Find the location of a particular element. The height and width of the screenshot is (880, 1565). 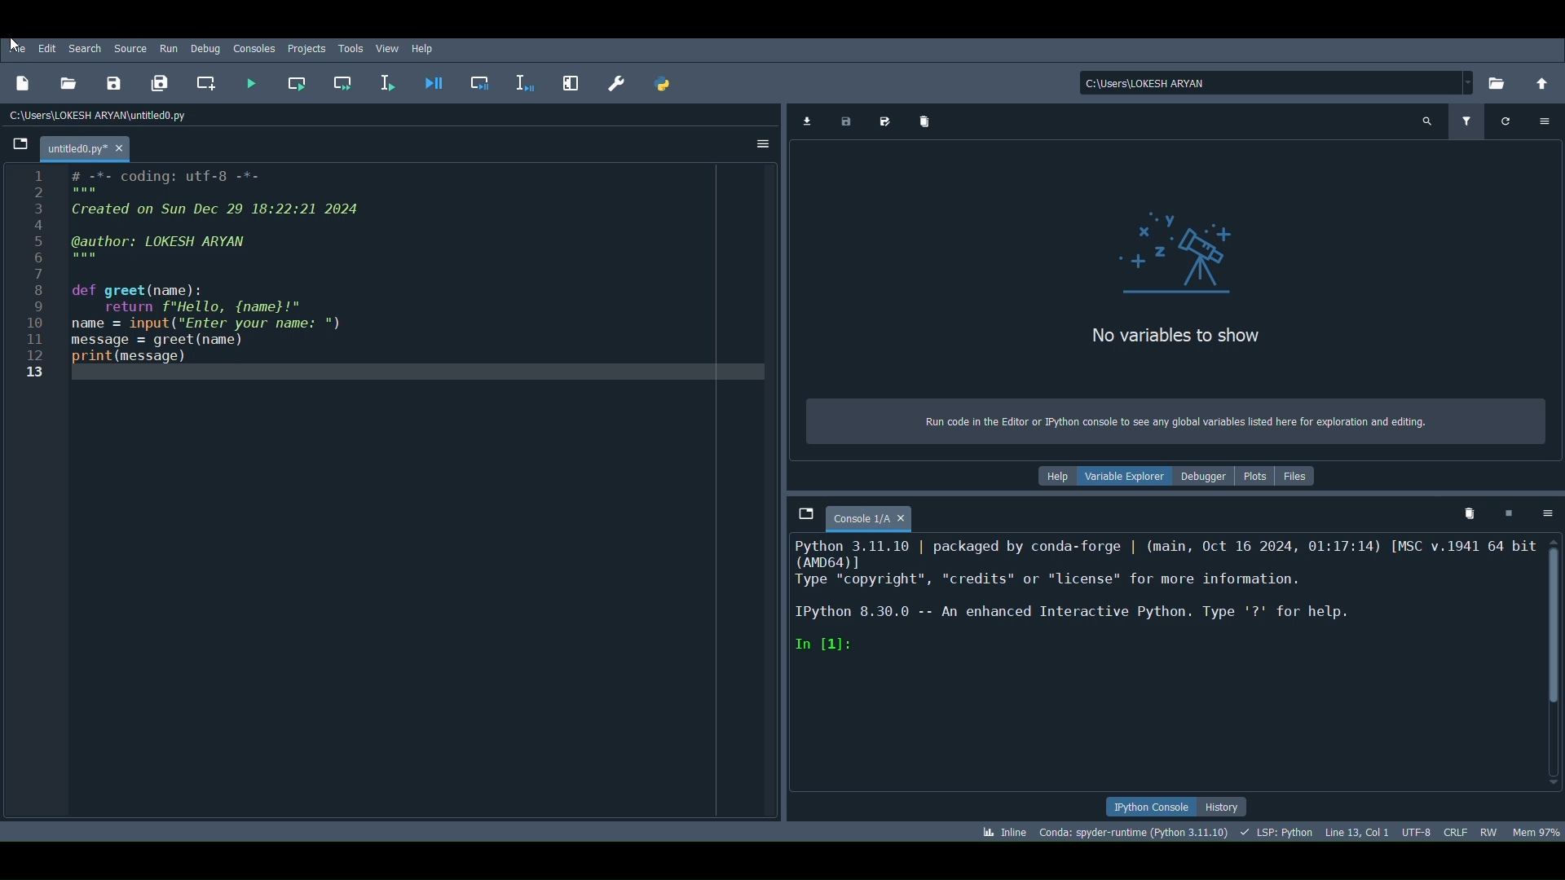

Edit is located at coordinates (47, 46).